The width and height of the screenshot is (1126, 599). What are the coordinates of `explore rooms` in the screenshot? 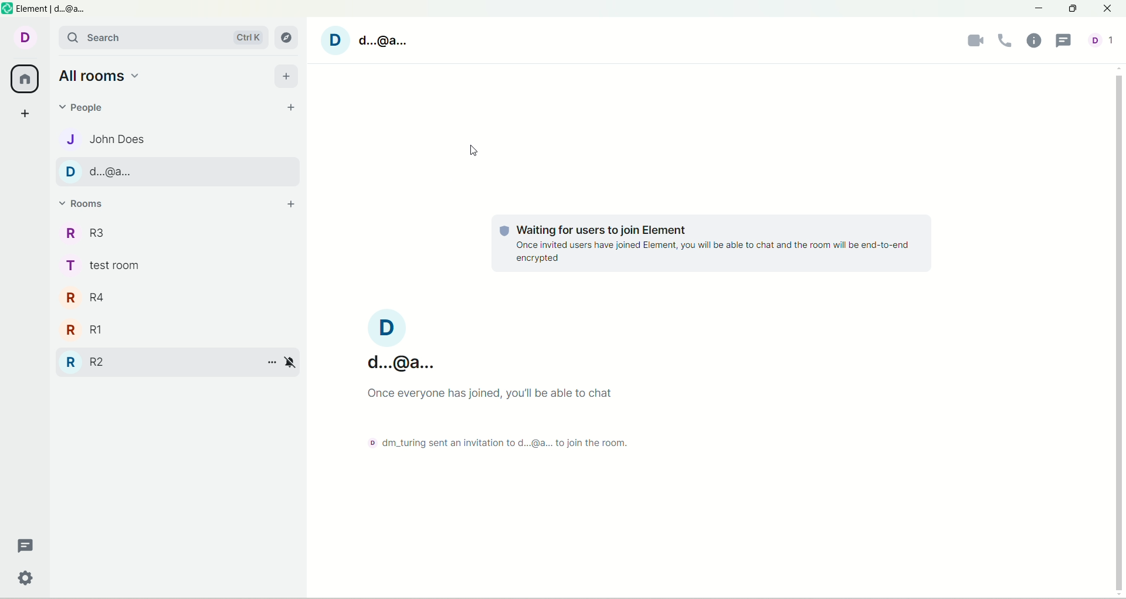 It's located at (287, 35).